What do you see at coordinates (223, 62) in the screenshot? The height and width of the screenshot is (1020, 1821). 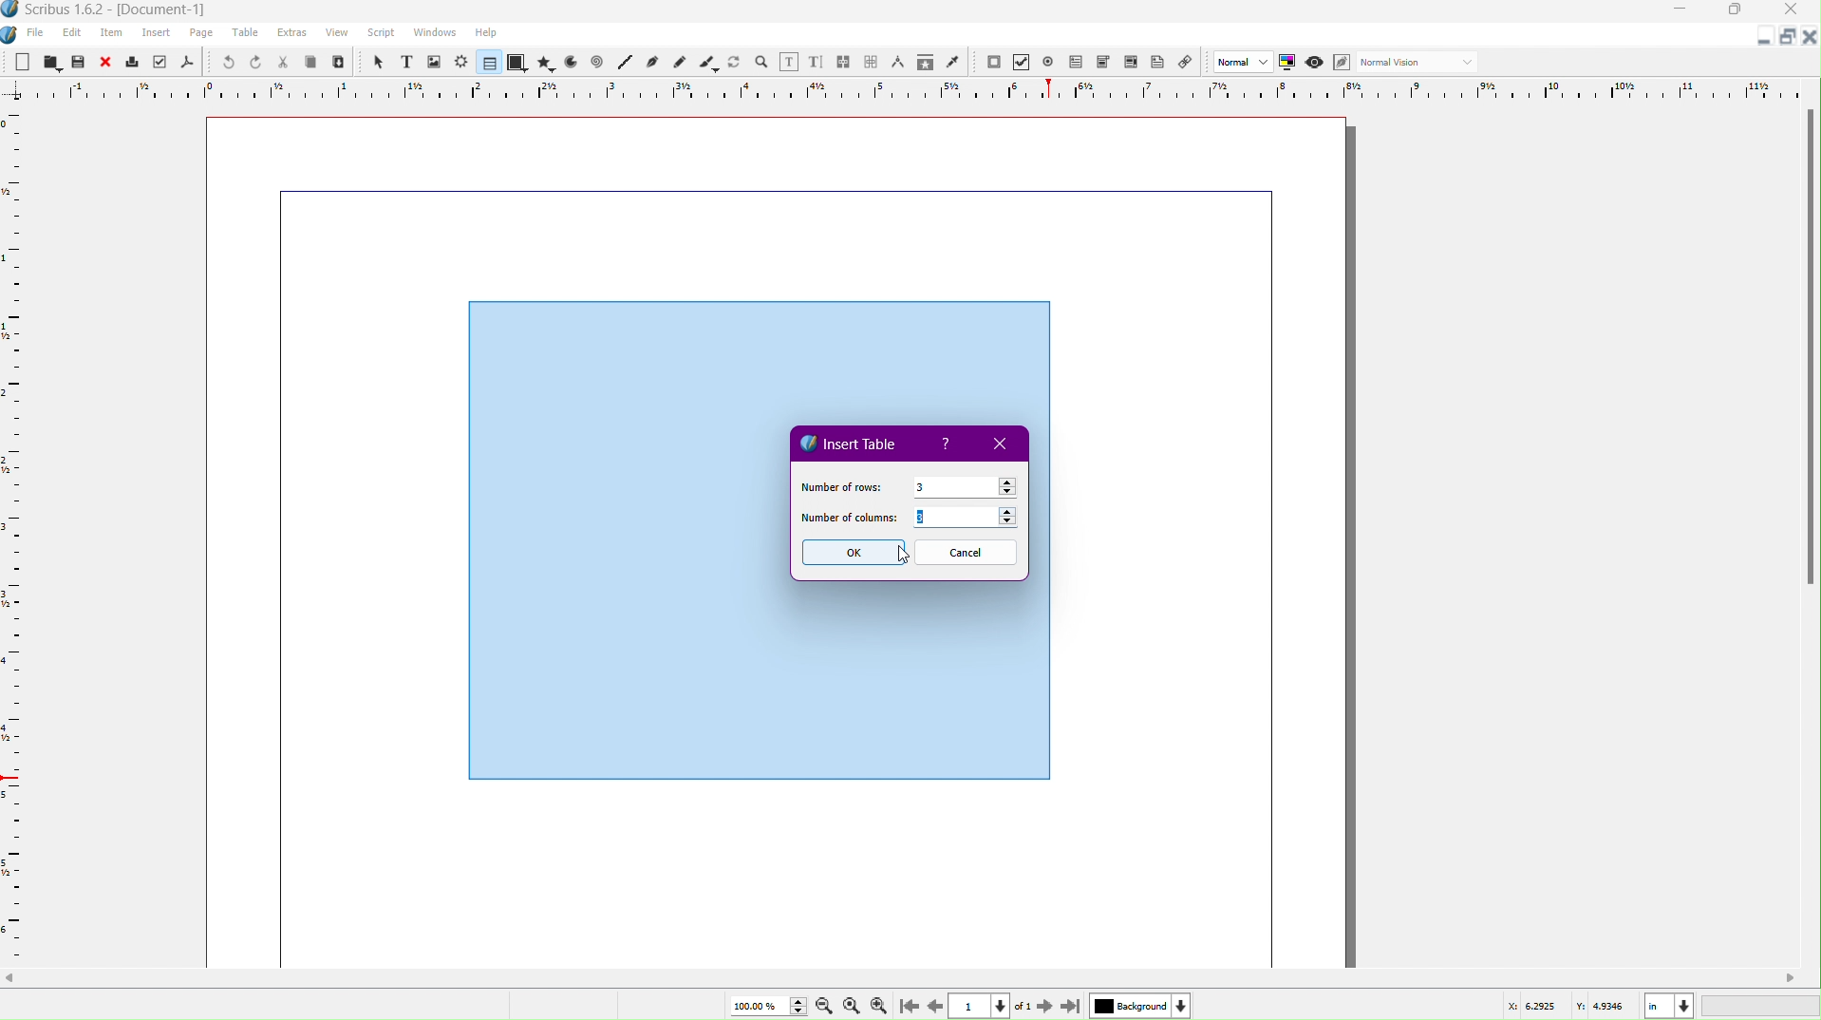 I see `Undo` at bounding box center [223, 62].